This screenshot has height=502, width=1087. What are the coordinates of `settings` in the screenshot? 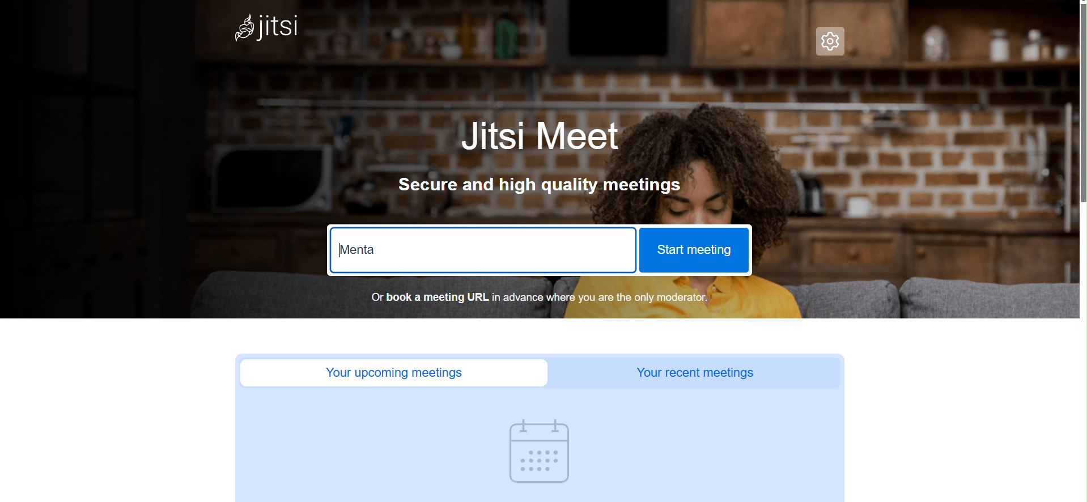 It's located at (830, 43).